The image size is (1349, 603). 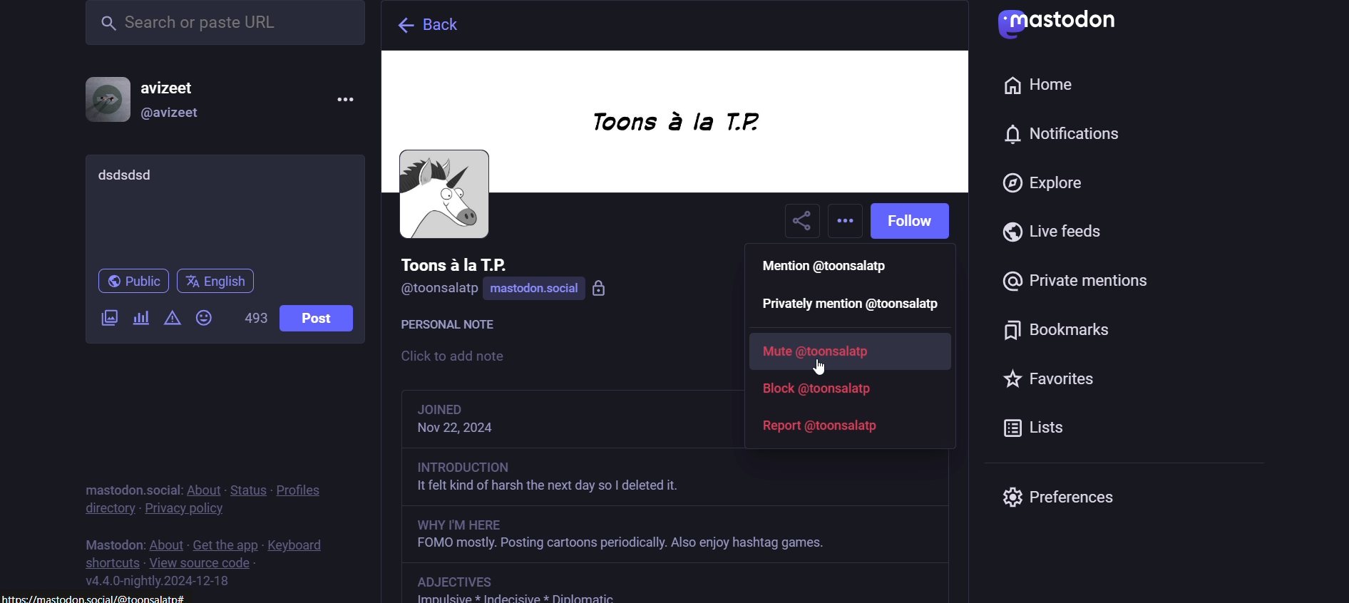 I want to click on block user, so click(x=822, y=390).